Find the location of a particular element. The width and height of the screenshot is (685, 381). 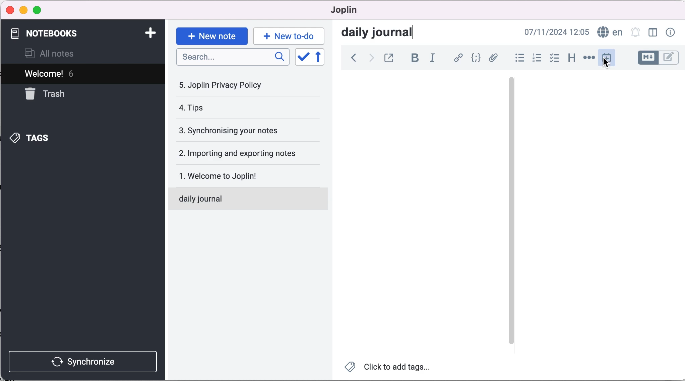

daily journal is located at coordinates (384, 33).